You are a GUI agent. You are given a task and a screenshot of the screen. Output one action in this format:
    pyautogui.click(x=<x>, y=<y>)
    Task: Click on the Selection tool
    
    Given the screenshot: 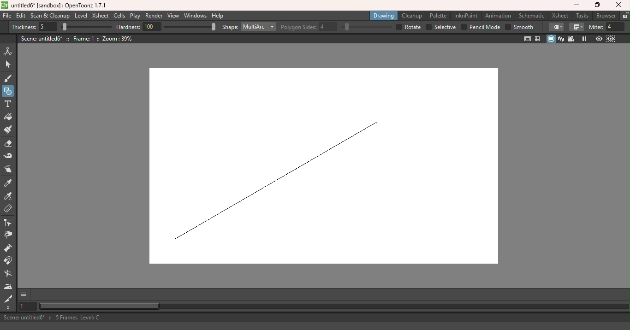 What is the action you would take?
    pyautogui.click(x=11, y=65)
    